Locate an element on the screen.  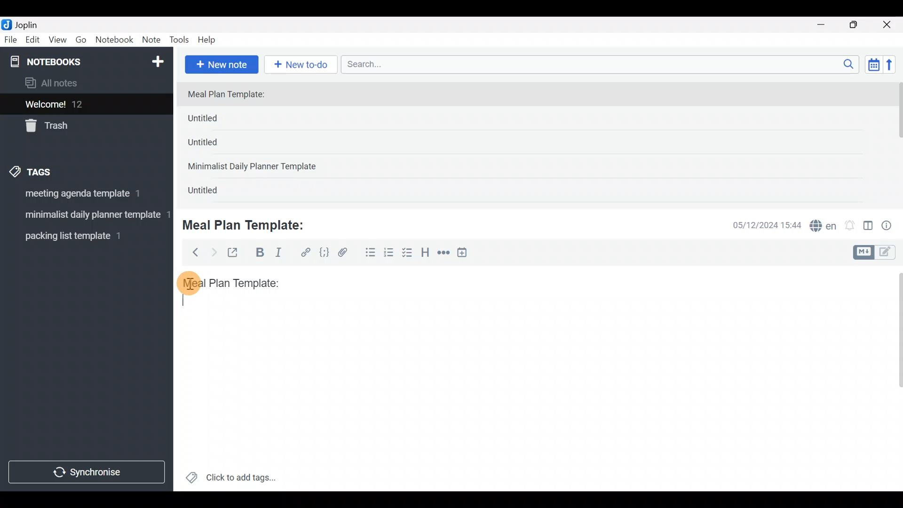
Italic is located at coordinates (277, 254).